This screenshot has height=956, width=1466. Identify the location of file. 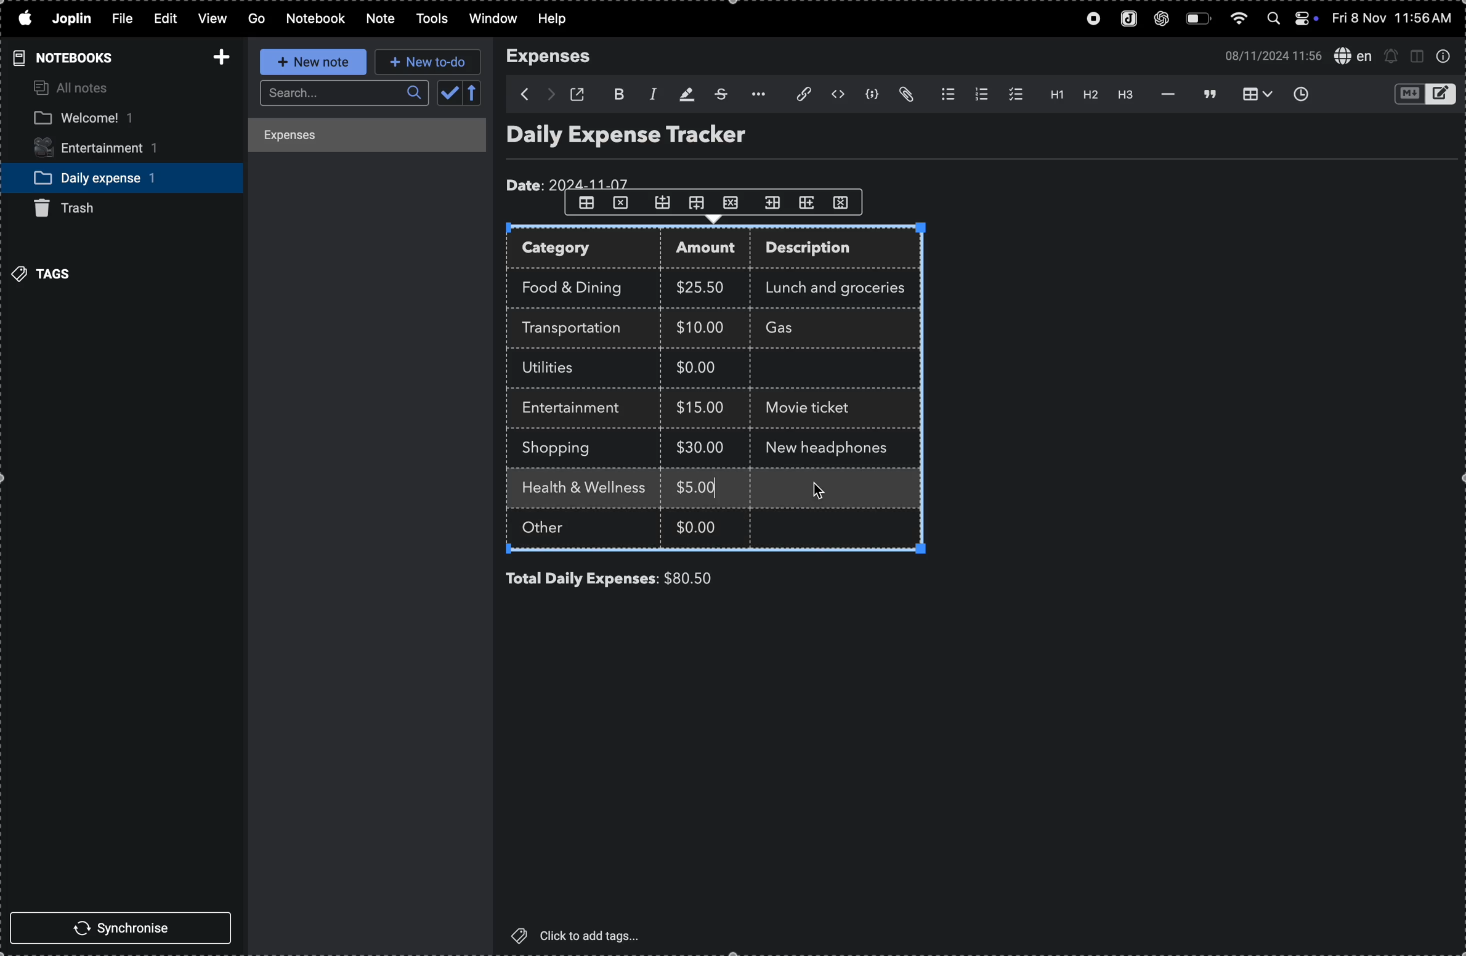
(120, 20).